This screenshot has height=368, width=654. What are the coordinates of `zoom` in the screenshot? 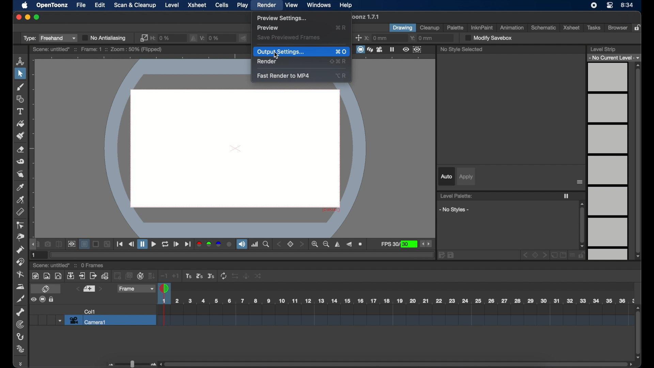 It's located at (361, 244).